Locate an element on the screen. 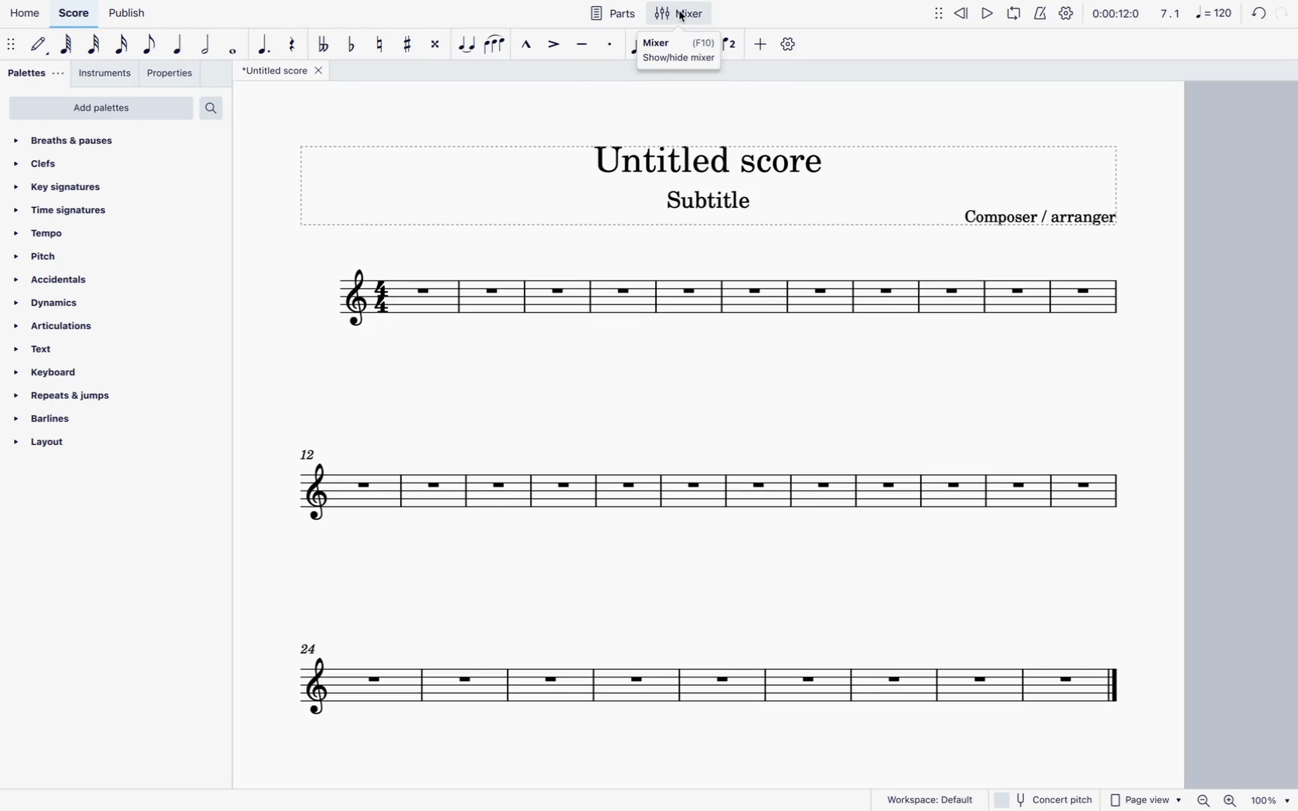 This screenshot has width=1298, height=811. toggle flat is located at coordinates (352, 42).